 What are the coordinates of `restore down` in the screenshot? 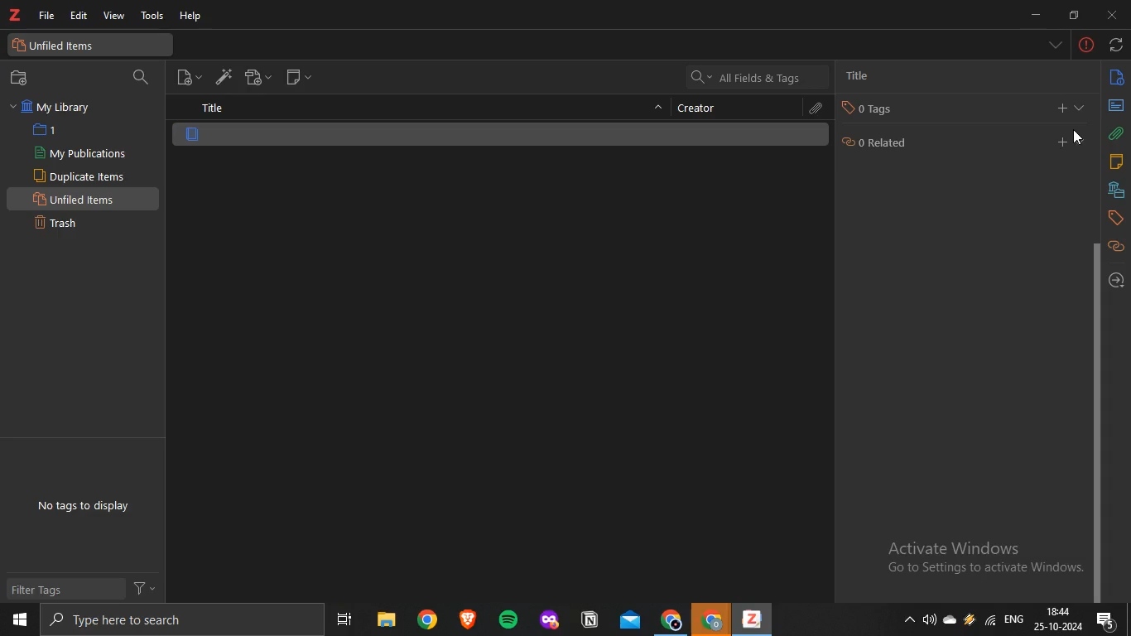 It's located at (1076, 15).